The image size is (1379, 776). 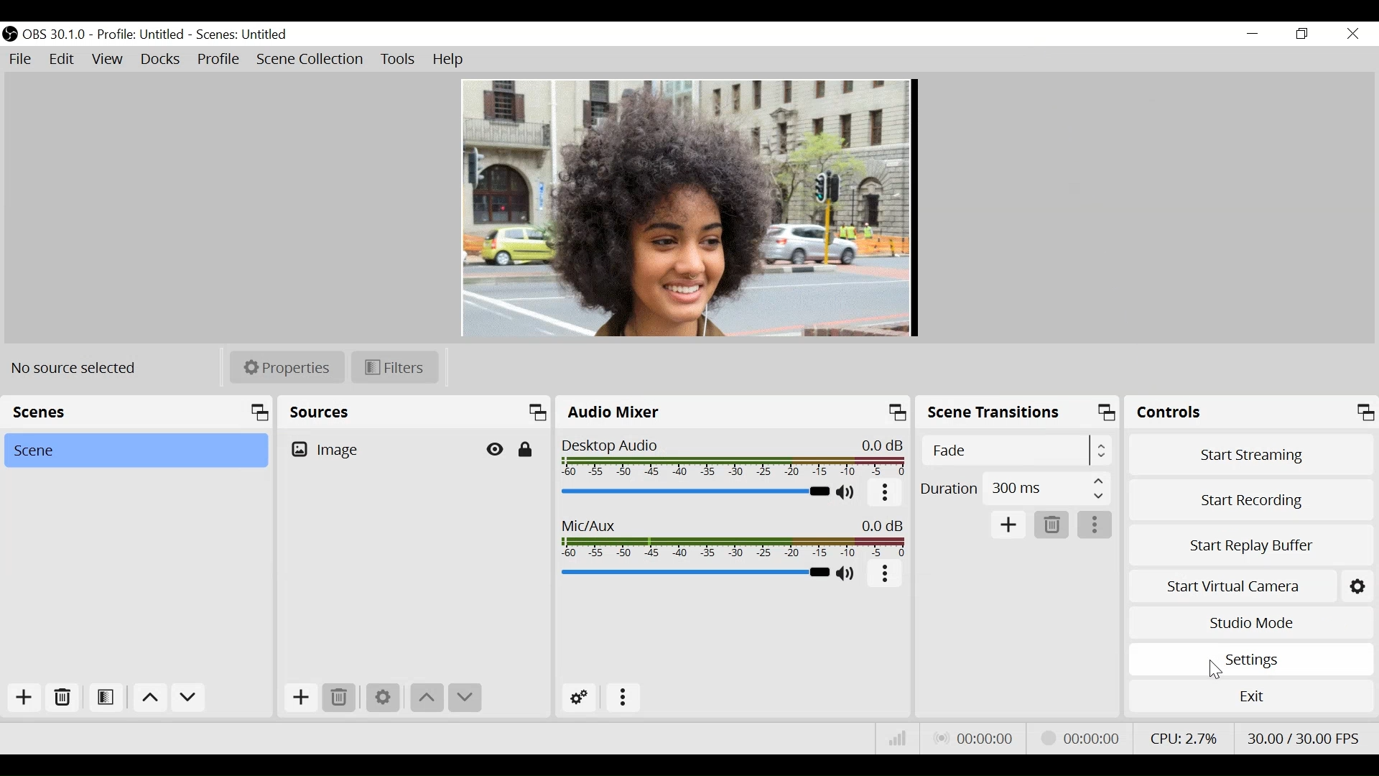 What do you see at coordinates (1079, 739) in the screenshot?
I see `00:00:00` at bounding box center [1079, 739].